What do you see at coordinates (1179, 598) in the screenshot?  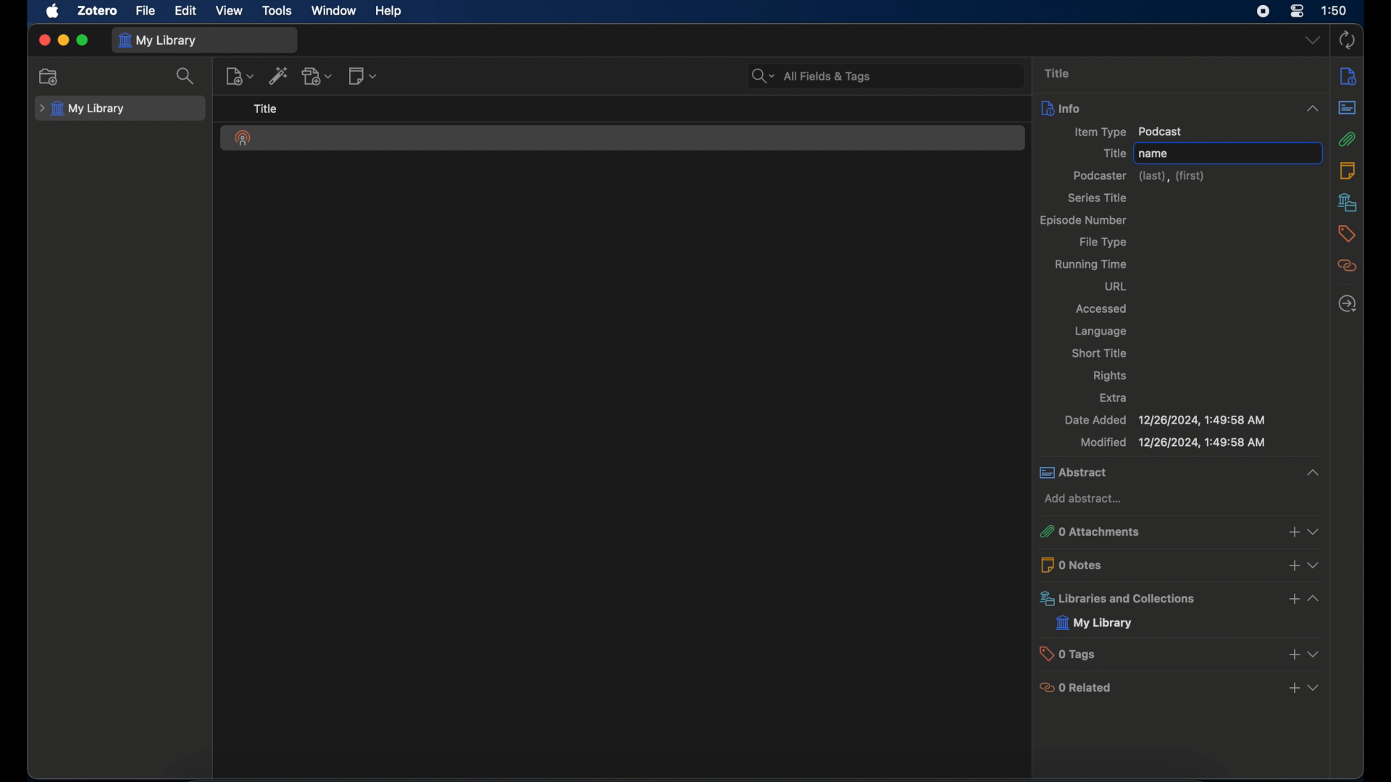 I see `libraries` at bounding box center [1179, 598].